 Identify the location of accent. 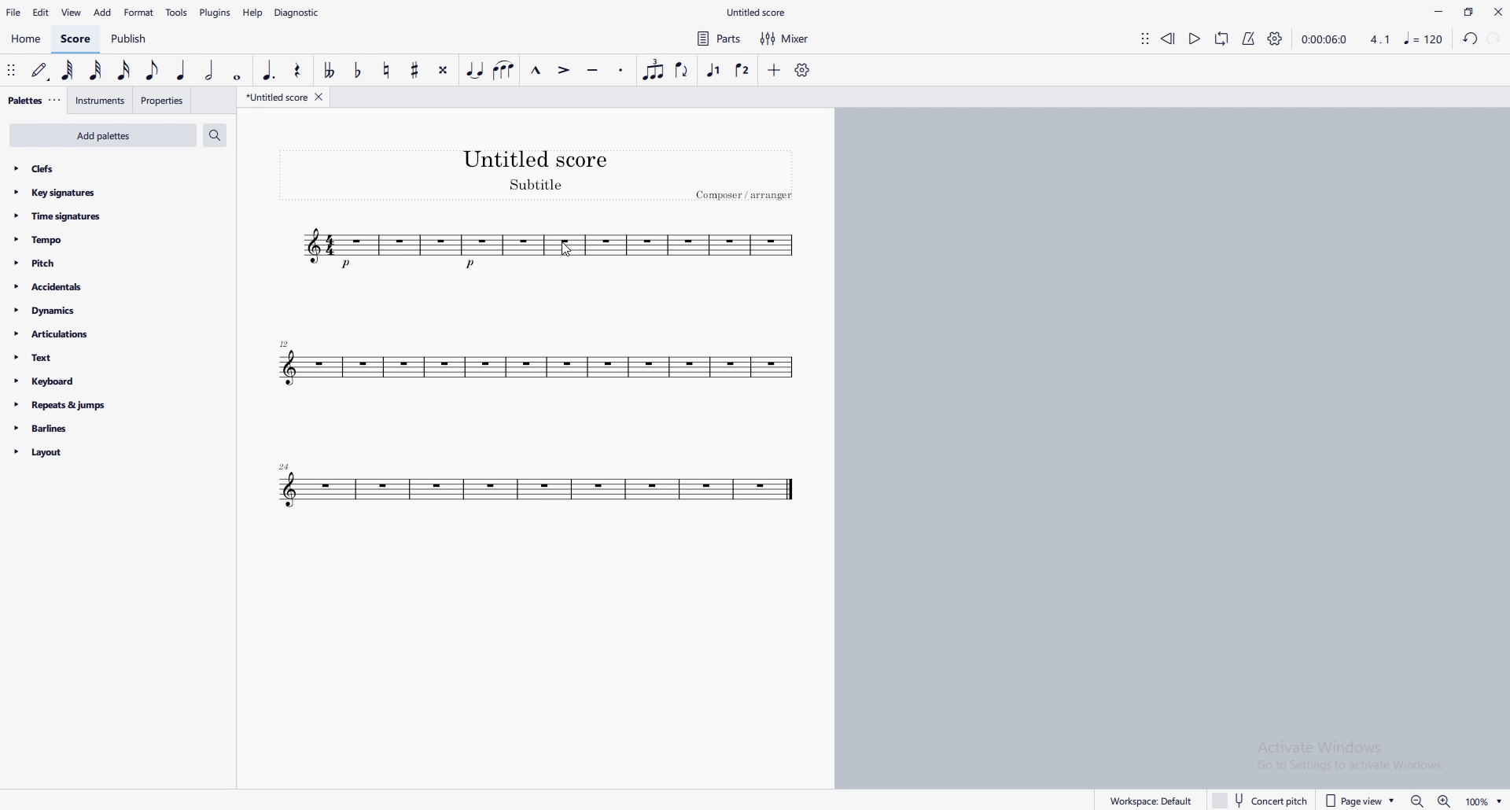
(565, 70).